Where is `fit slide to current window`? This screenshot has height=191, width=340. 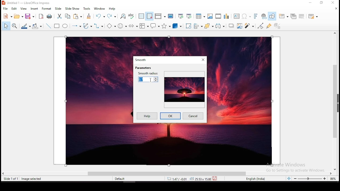
fit slide to current window is located at coordinates (290, 179).